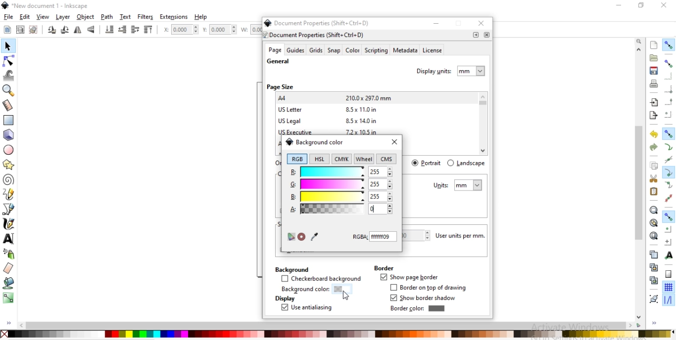 The image size is (676, 340). What do you see at coordinates (383, 268) in the screenshot?
I see `border` at bounding box center [383, 268].